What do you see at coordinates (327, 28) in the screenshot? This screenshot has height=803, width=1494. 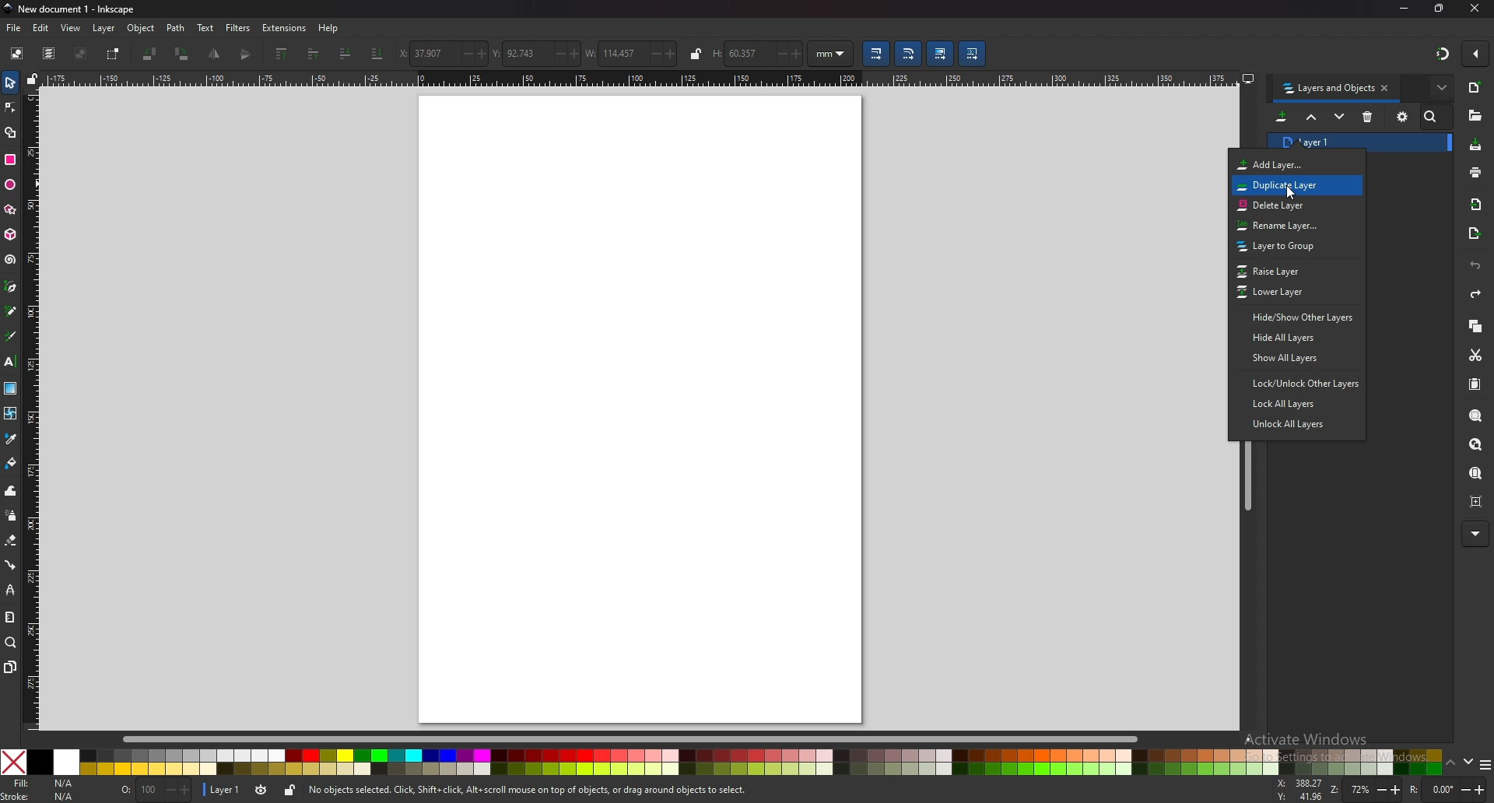 I see `help` at bounding box center [327, 28].